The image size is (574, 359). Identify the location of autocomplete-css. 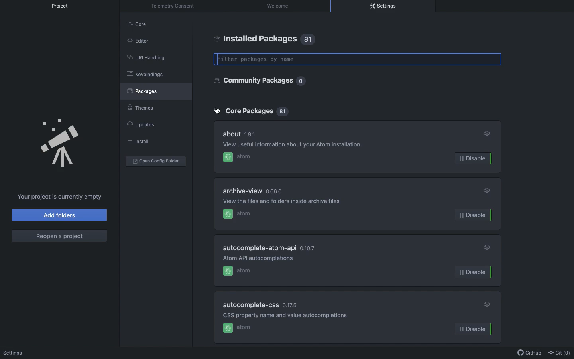
(252, 305).